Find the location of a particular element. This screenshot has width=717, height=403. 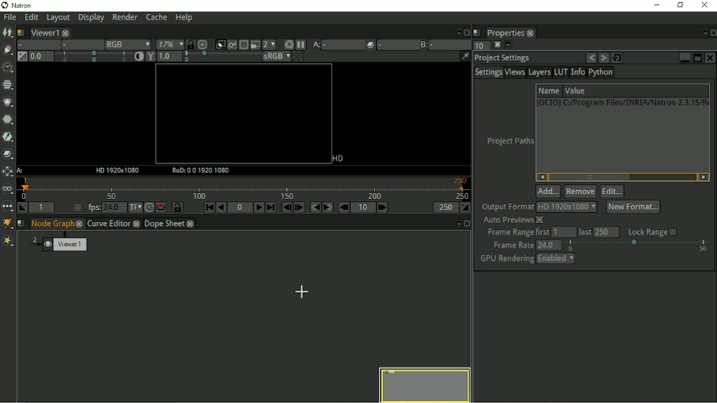

Alpha channel is located at coordinates (79, 45).